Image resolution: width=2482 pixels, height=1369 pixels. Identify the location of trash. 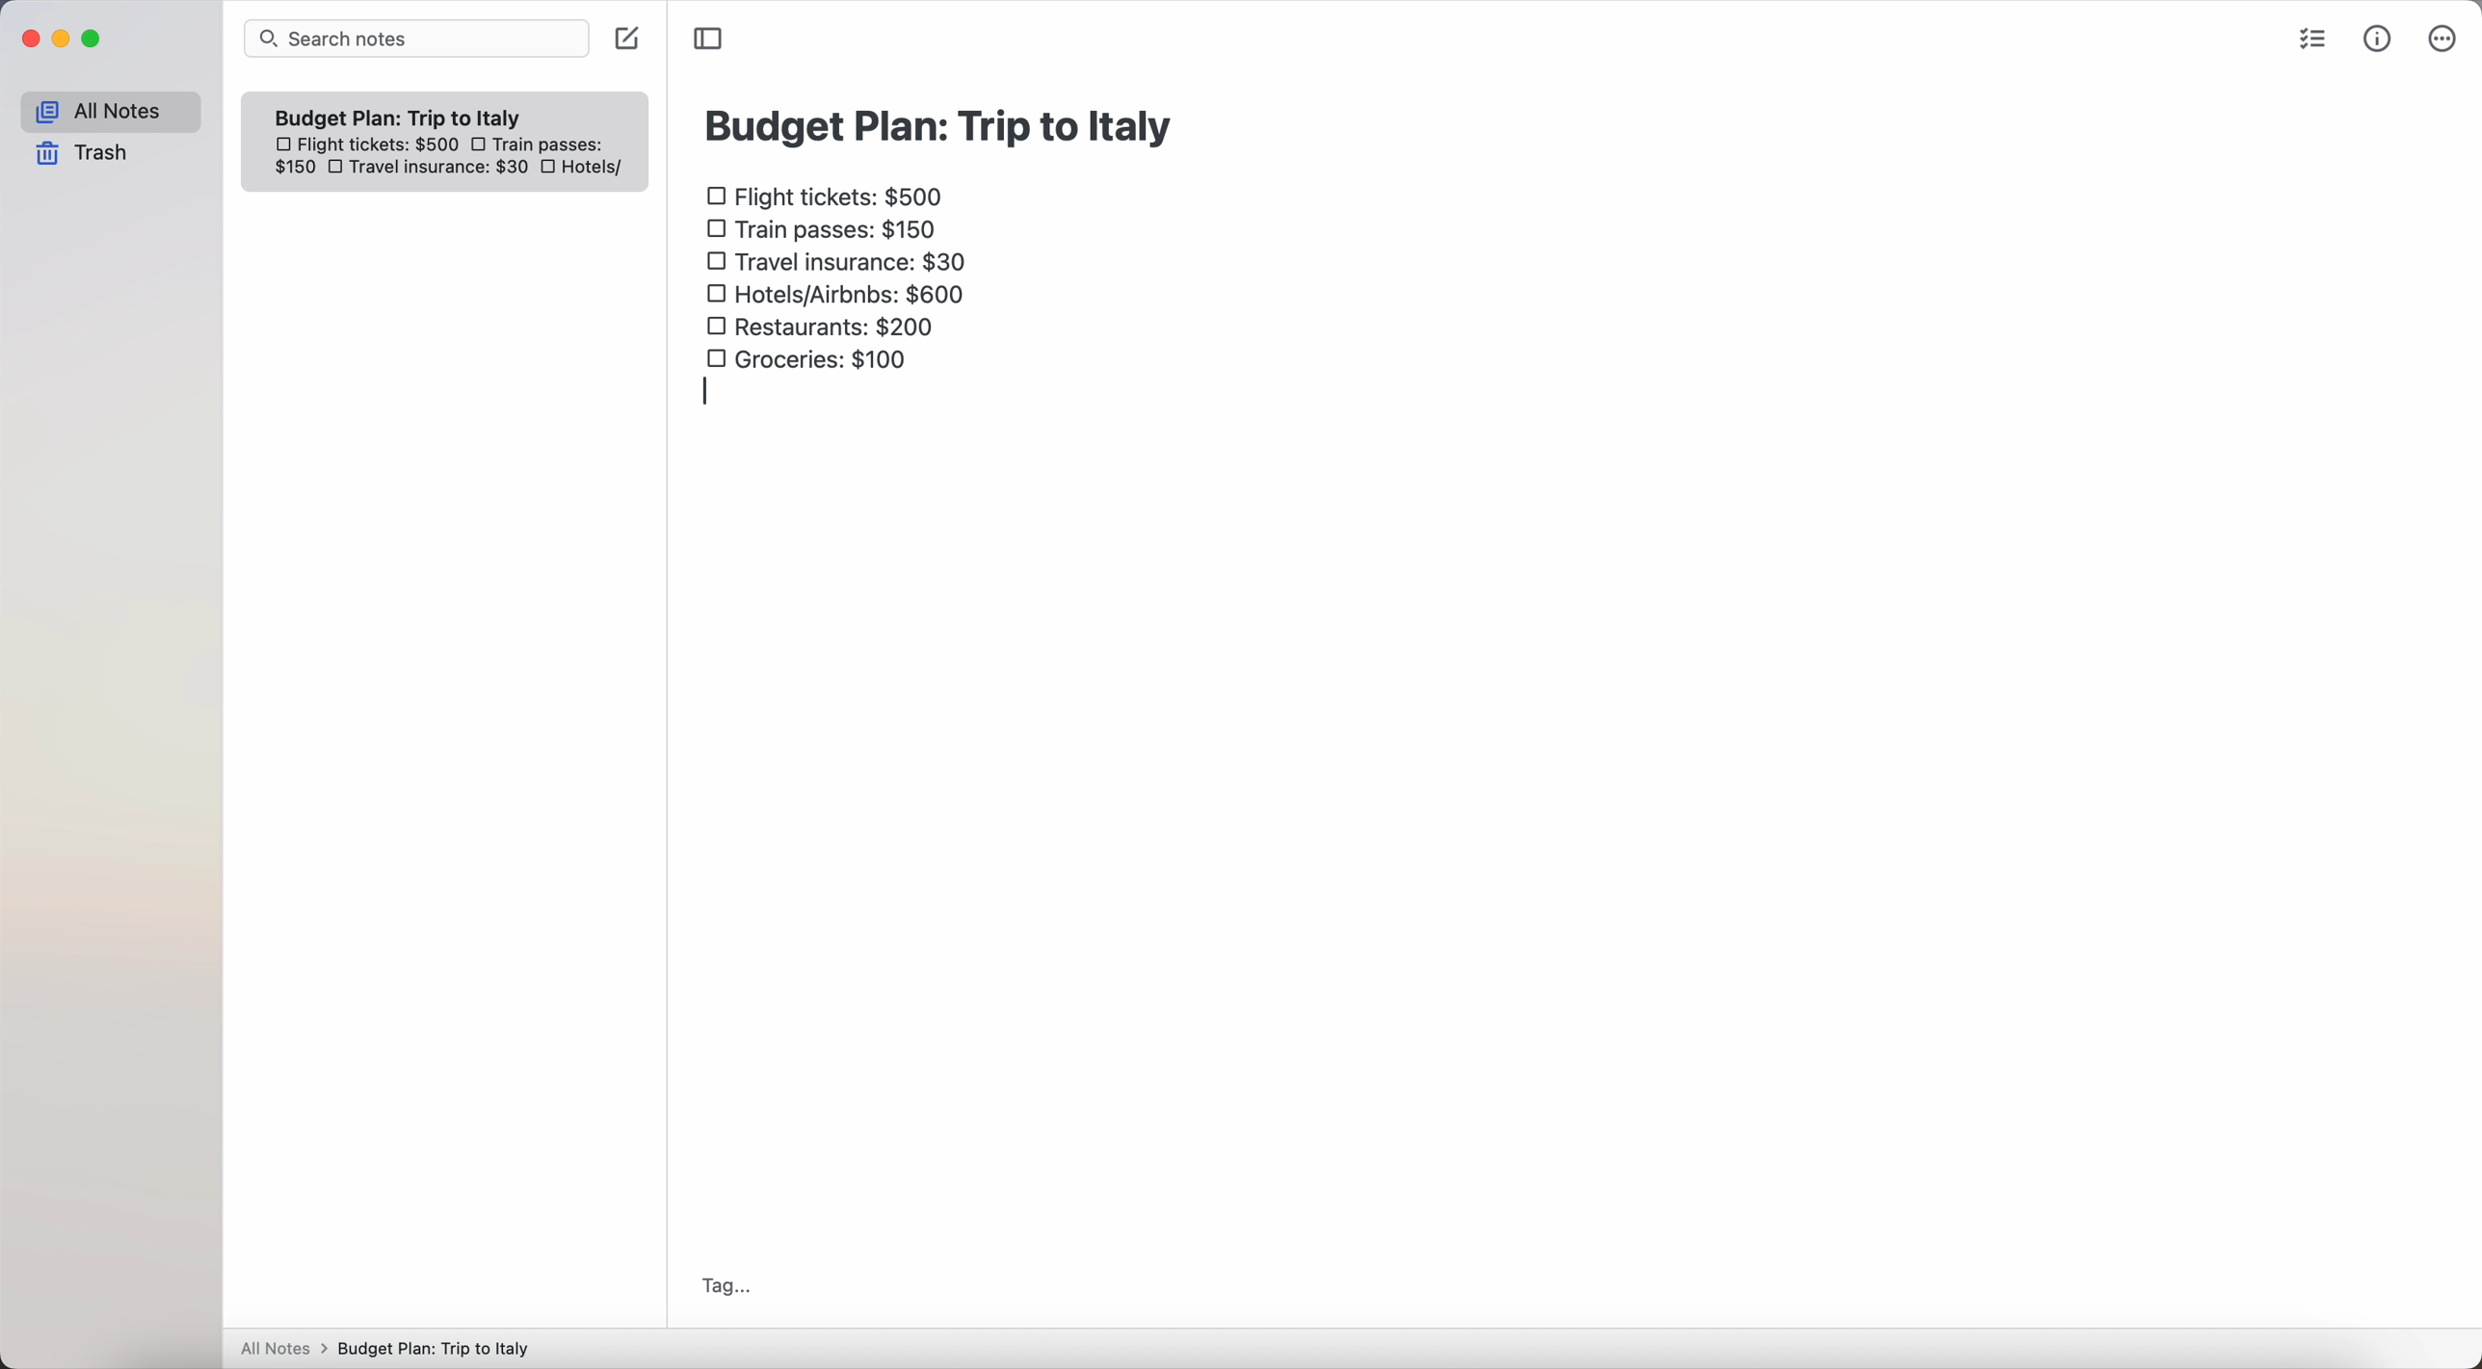
(83, 153).